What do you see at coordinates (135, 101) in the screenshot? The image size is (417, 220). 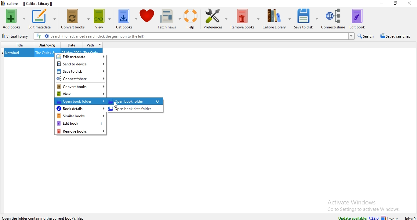 I see `Open book folder   0` at bounding box center [135, 101].